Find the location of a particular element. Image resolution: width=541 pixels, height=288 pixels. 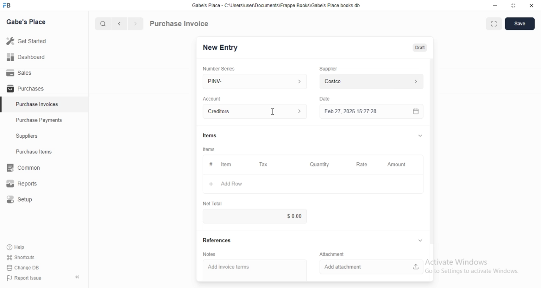

Purchases is located at coordinates (44, 88).